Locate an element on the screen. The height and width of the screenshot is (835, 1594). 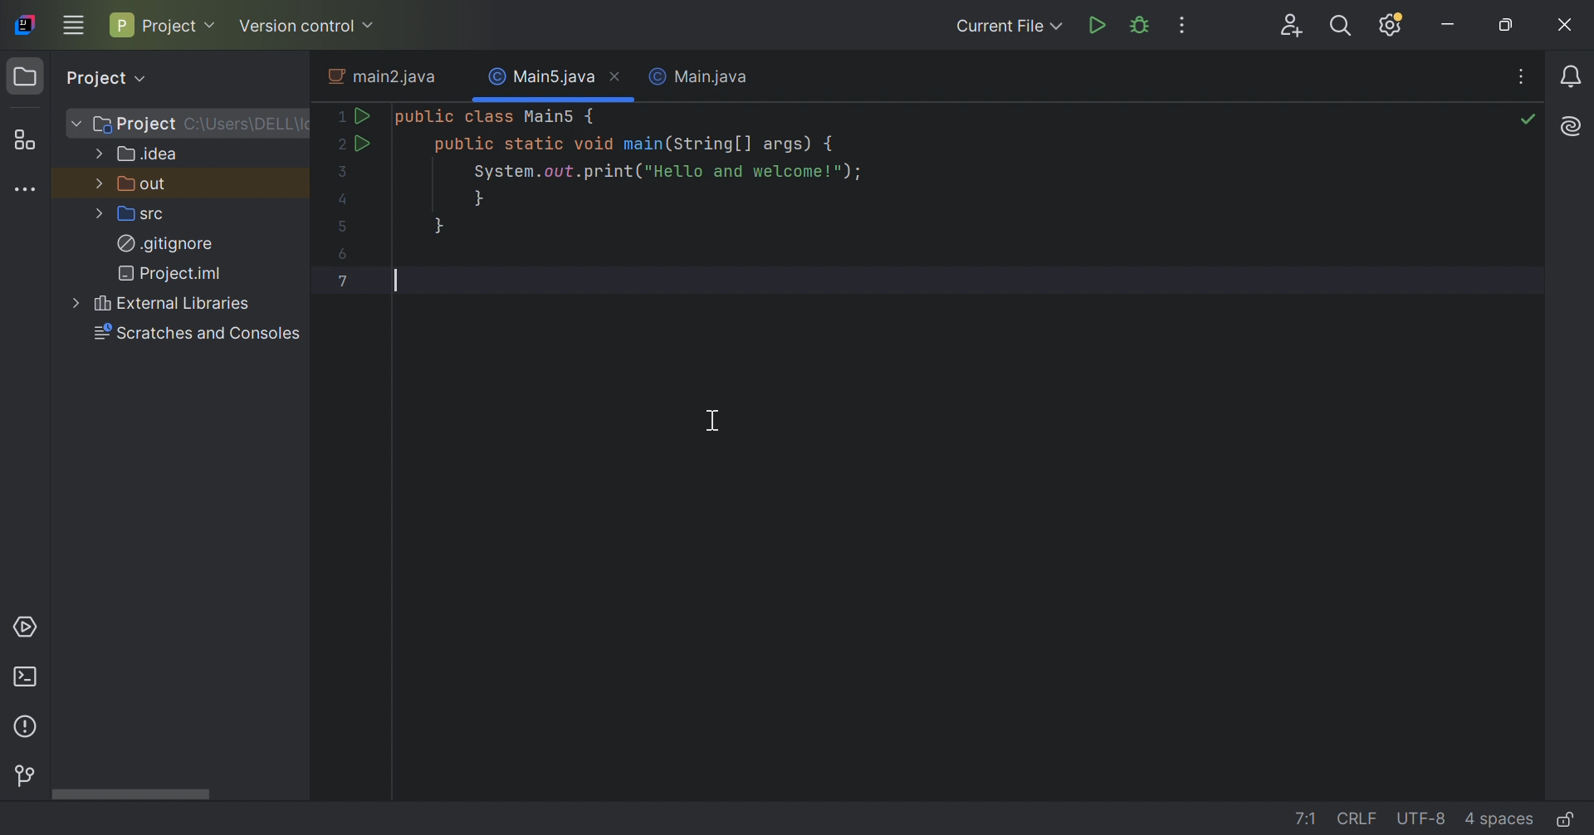
.gitignore is located at coordinates (165, 242).